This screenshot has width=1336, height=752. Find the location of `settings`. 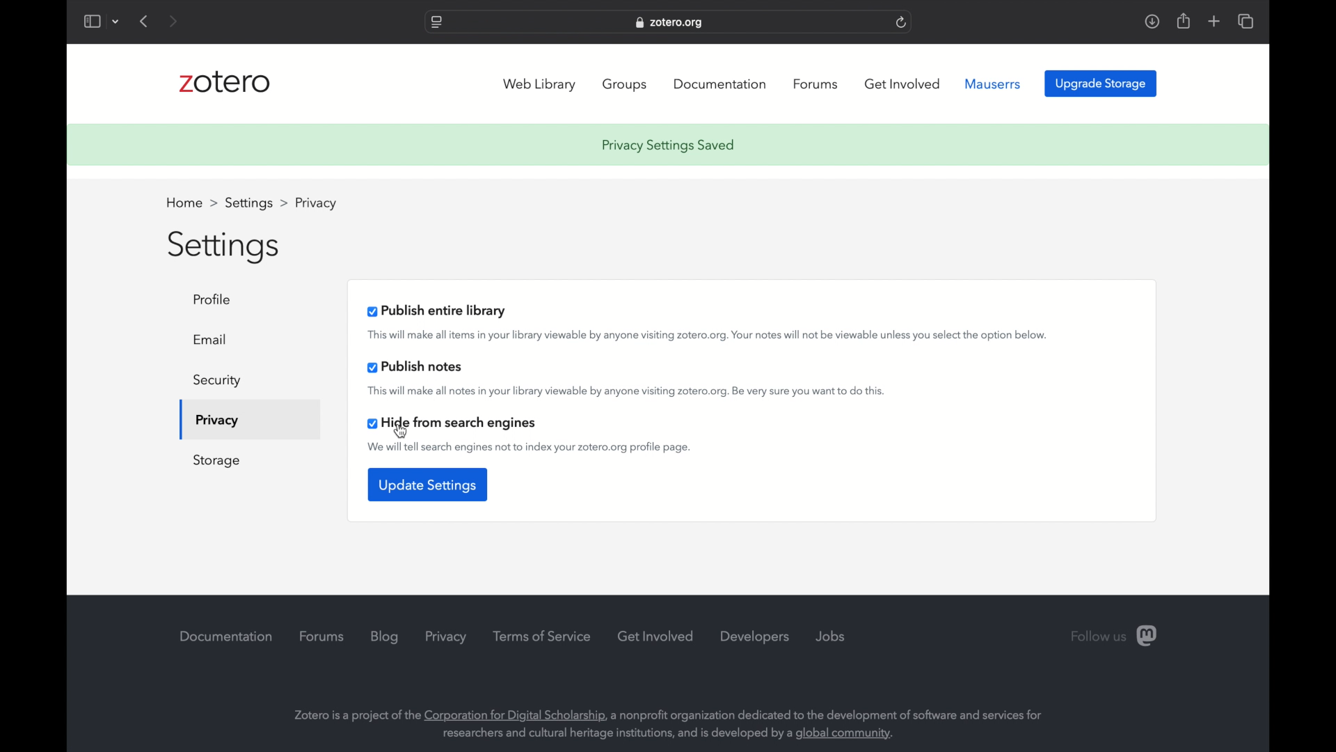

settings is located at coordinates (223, 246).